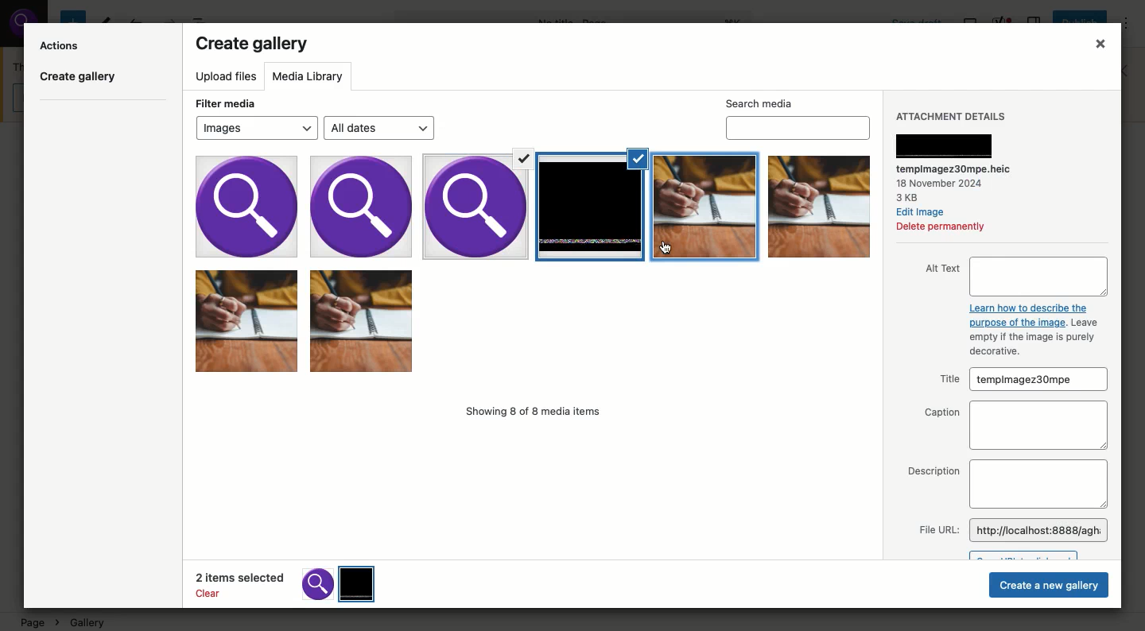 This screenshot has width=1145, height=631. Describe the element at coordinates (1034, 380) in the screenshot. I see `templmagez30mpe` at that location.